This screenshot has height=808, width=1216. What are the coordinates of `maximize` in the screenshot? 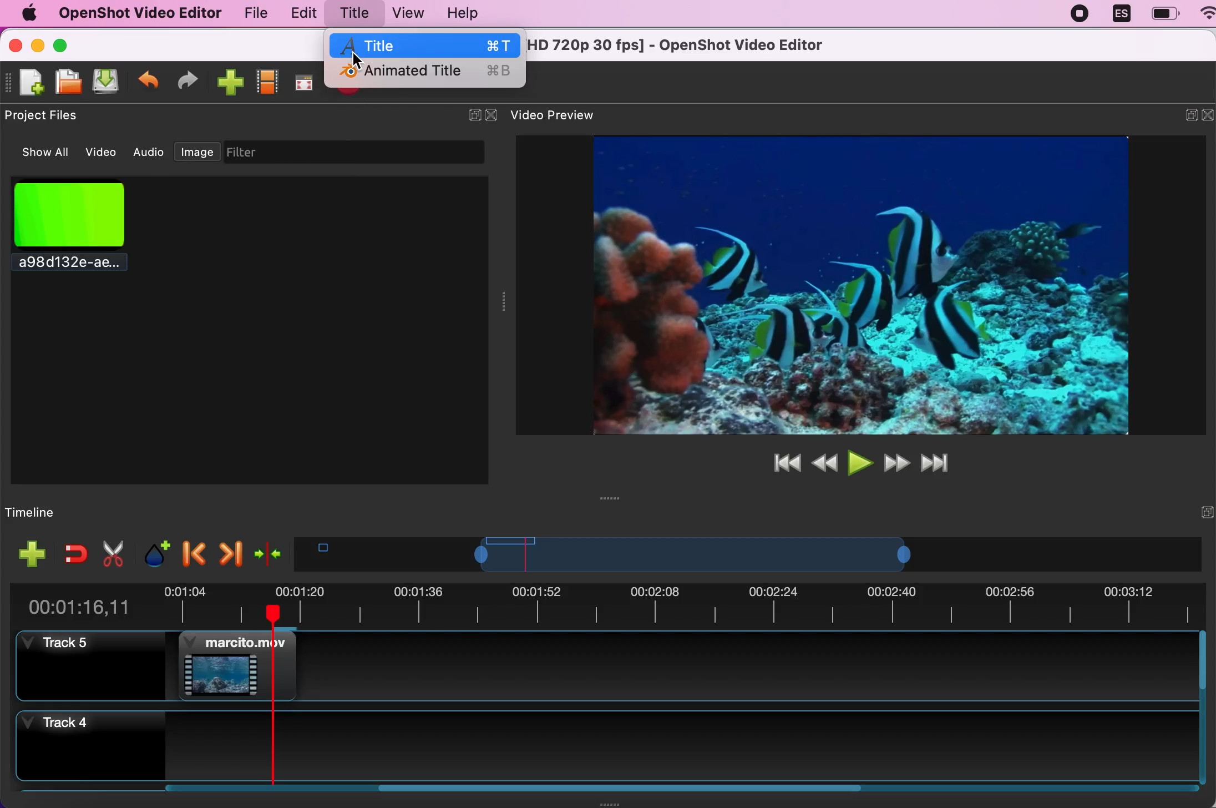 It's located at (74, 44).